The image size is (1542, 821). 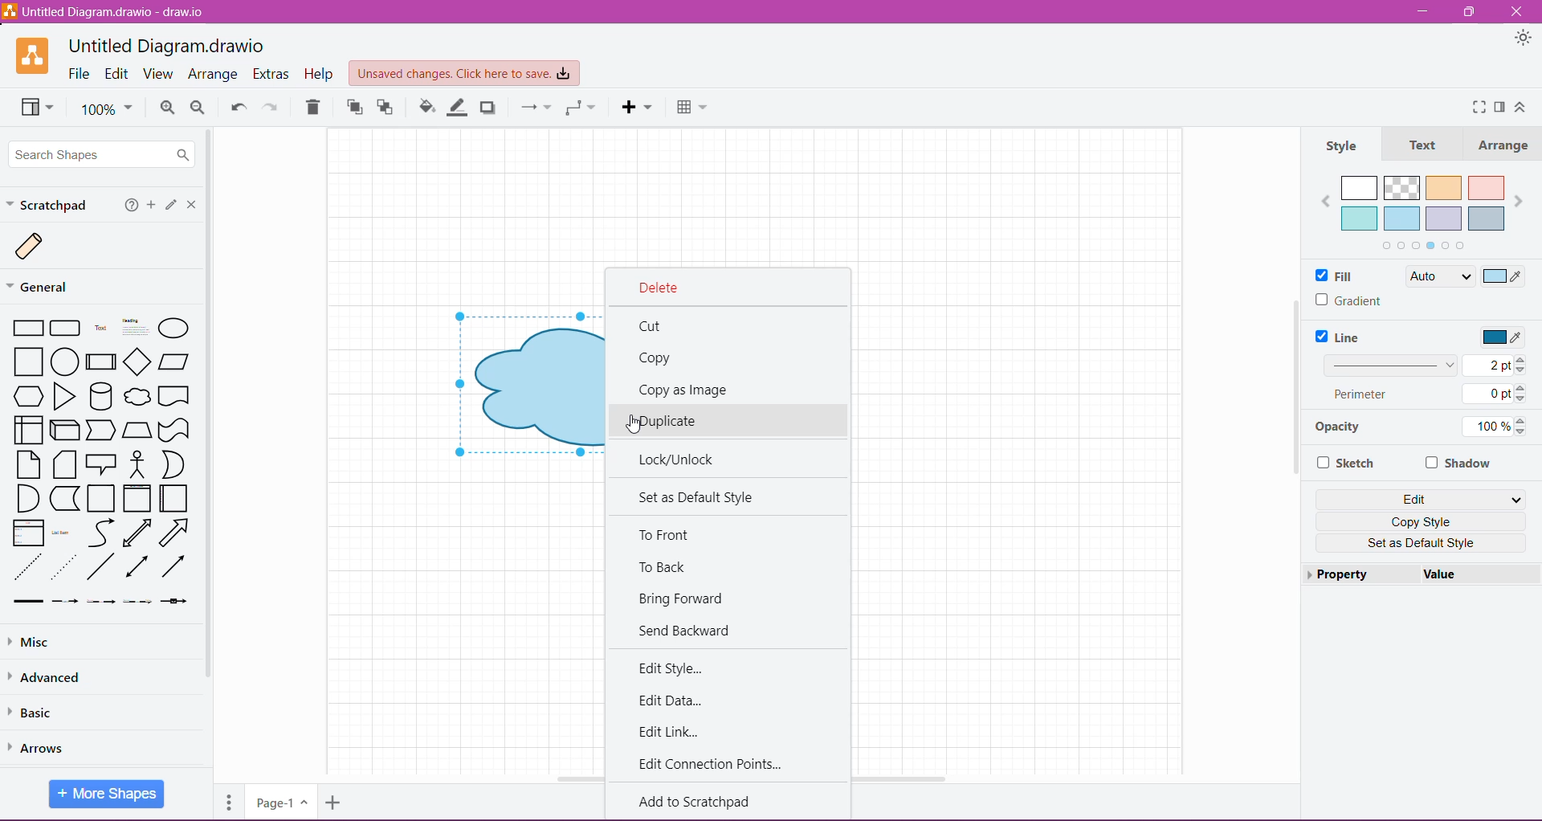 I want to click on Shadow, so click(x=1459, y=464).